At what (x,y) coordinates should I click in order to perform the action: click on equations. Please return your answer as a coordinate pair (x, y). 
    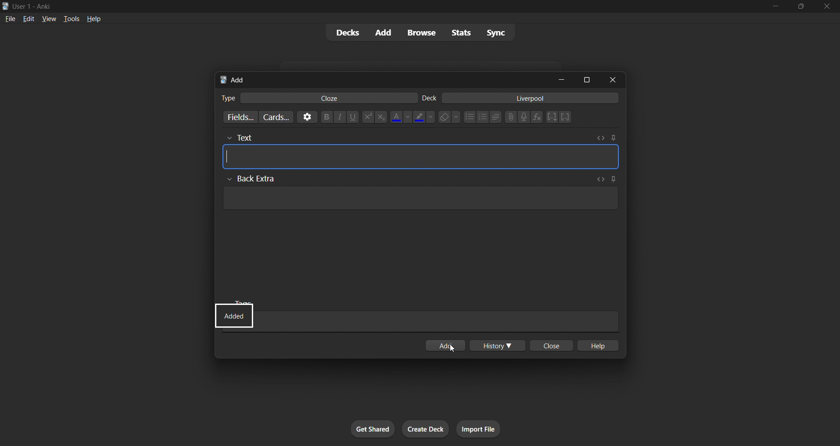
    Looking at the image, I should click on (536, 118).